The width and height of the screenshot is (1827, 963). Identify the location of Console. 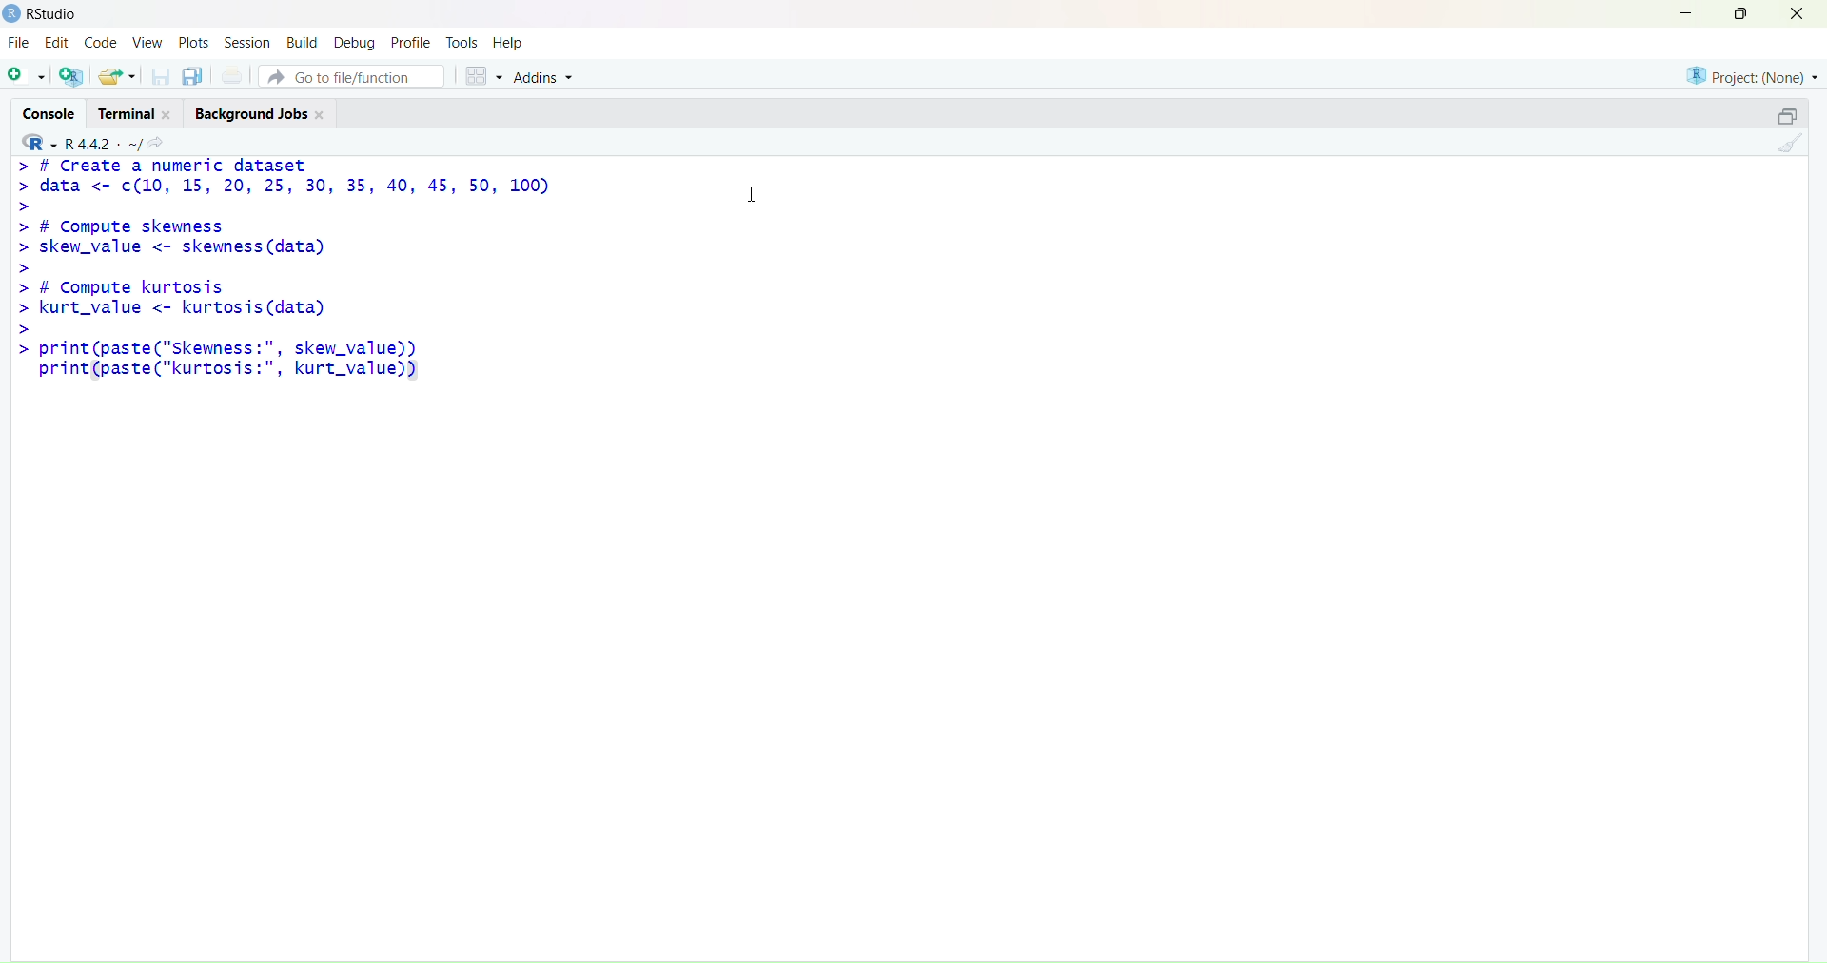
(49, 113).